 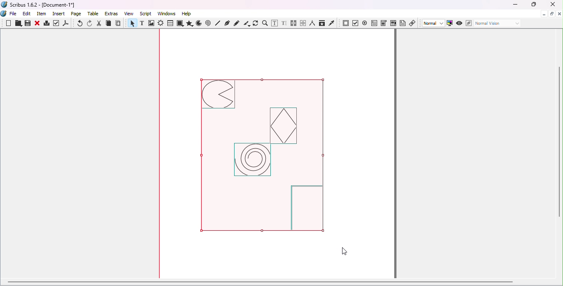 I want to click on Insert, so click(x=60, y=13).